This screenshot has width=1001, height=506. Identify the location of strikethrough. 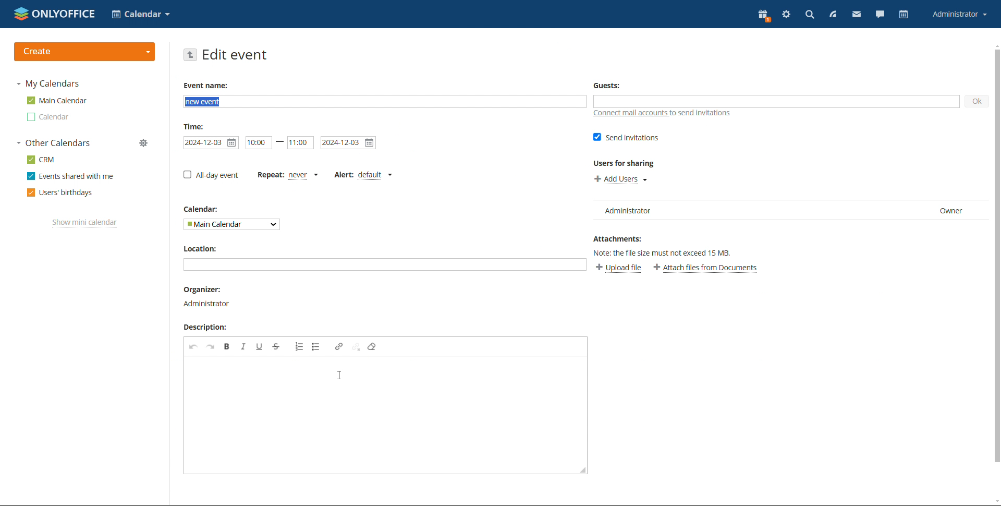
(276, 346).